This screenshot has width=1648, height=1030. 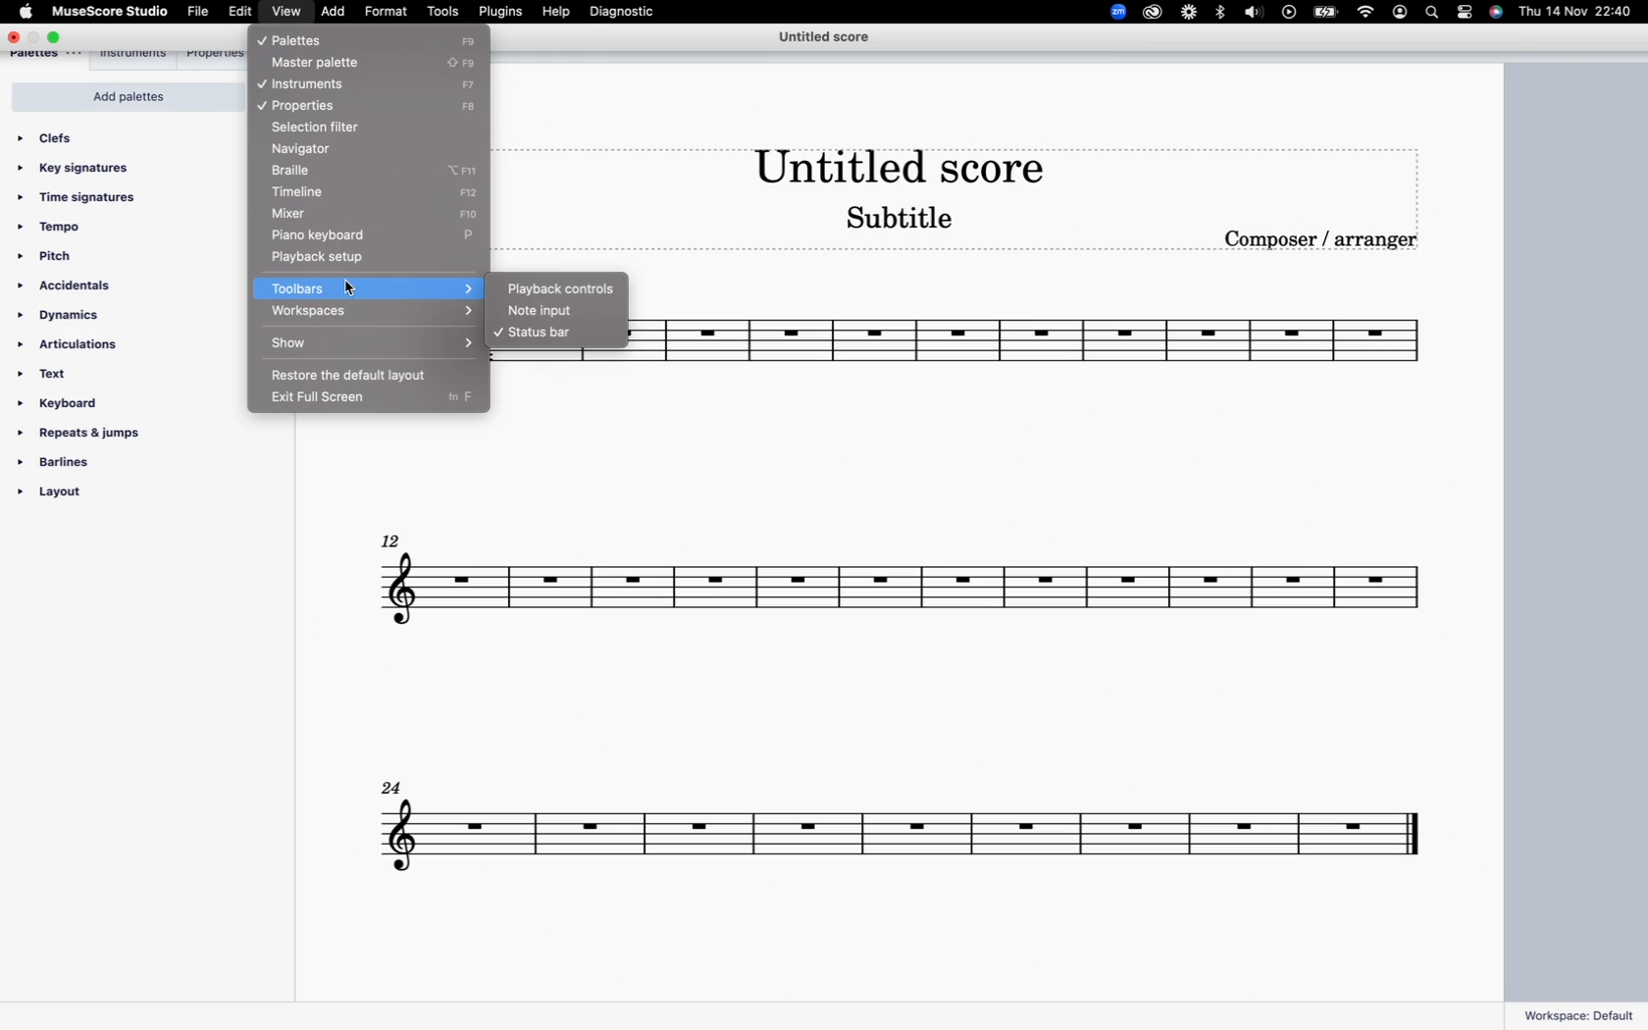 What do you see at coordinates (35, 36) in the screenshot?
I see `minimize` at bounding box center [35, 36].